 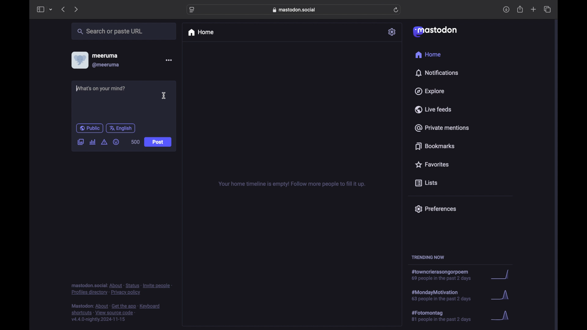 I want to click on hashtag trend, so click(x=445, y=316).